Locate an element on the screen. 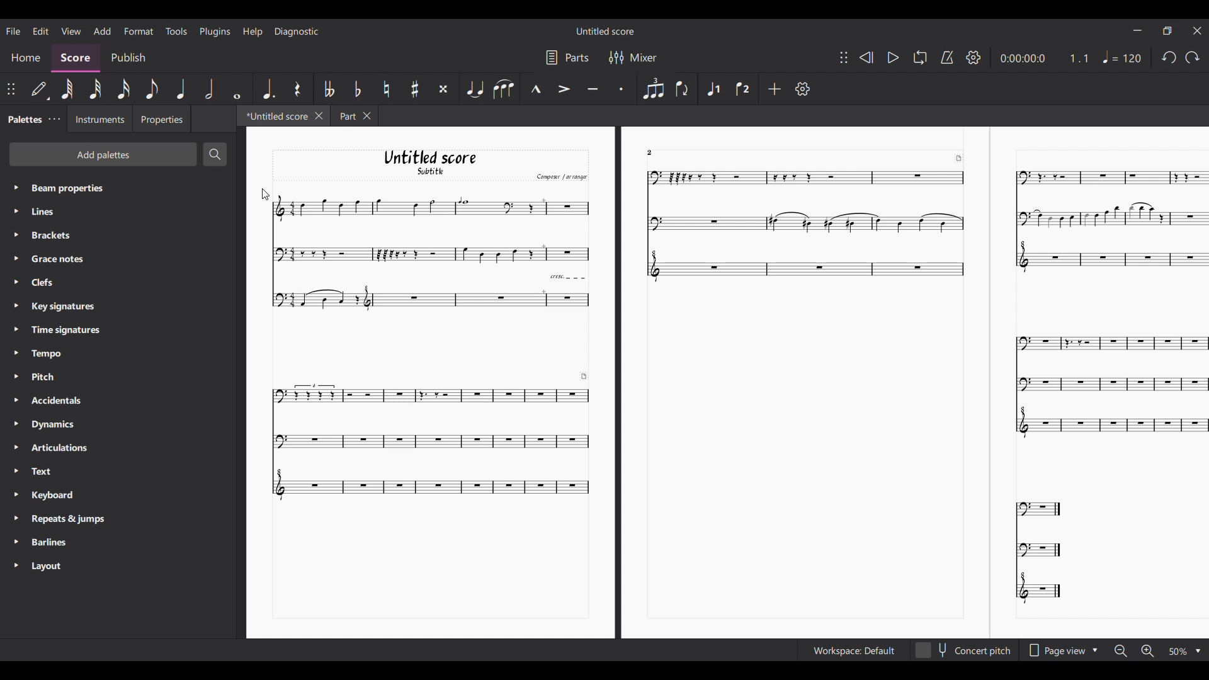 The image size is (1209, 680). Toggle natural is located at coordinates (386, 89).